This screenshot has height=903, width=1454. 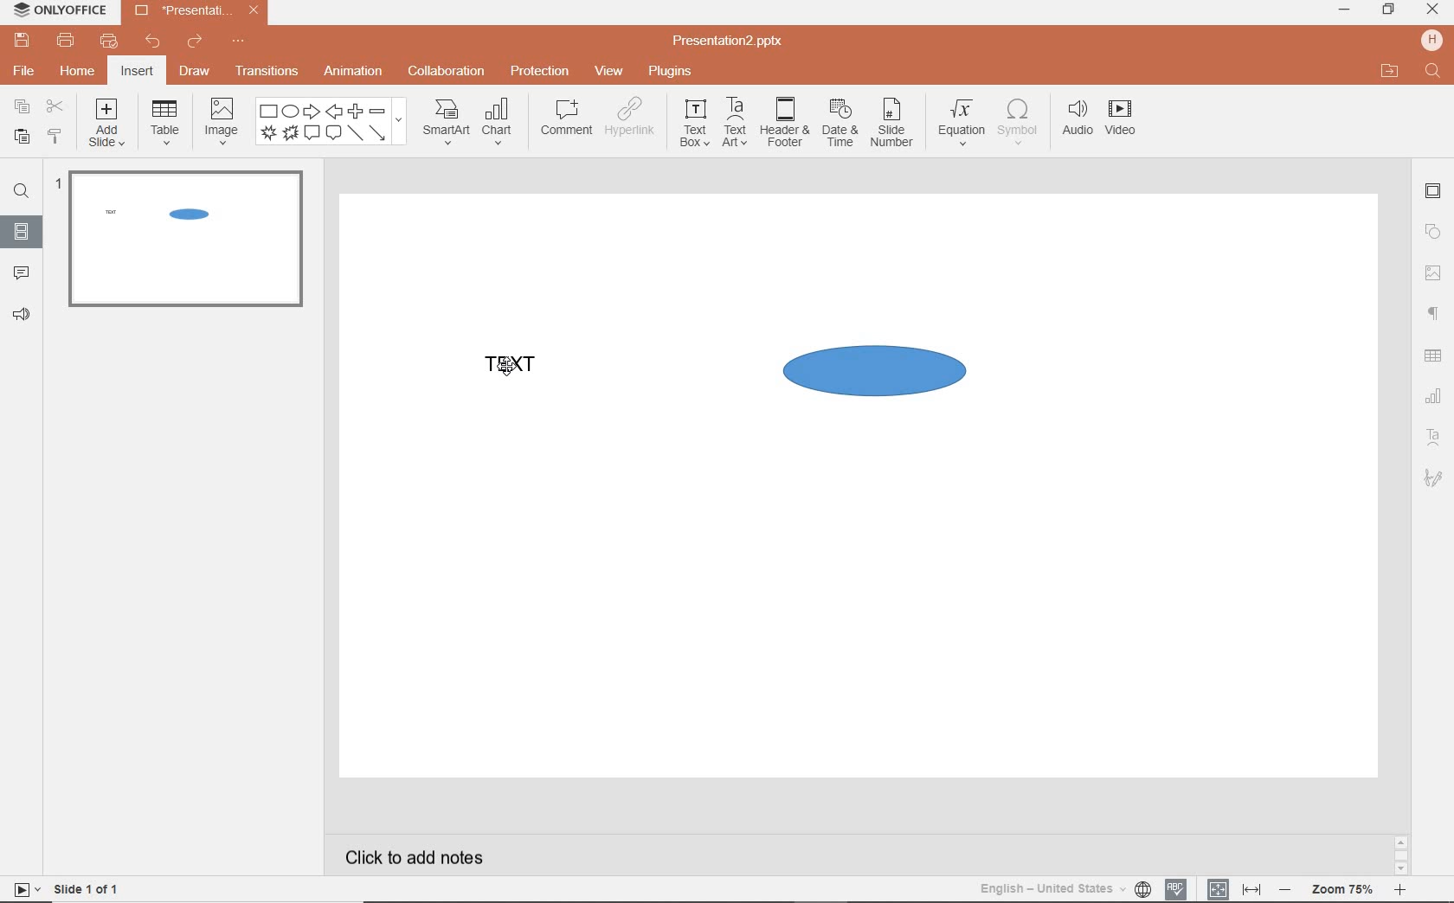 What do you see at coordinates (219, 120) in the screenshot?
I see `image` at bounding box center [219, 120].